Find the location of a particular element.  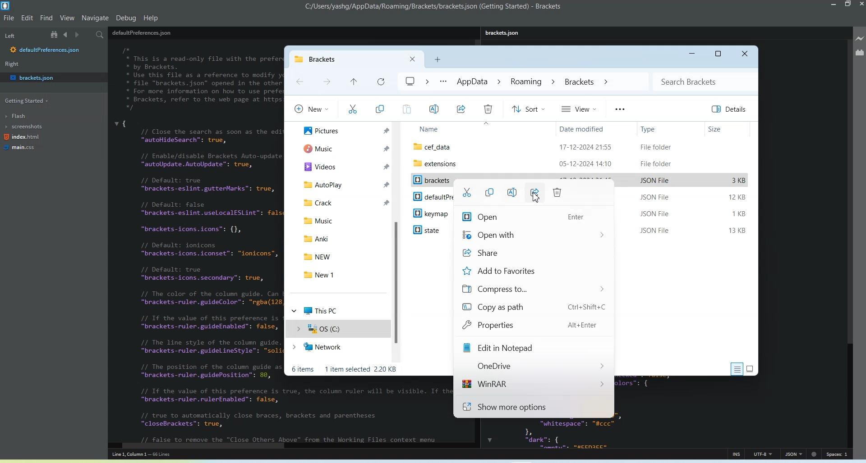

File Path Address is located at coordinates (505, 82).